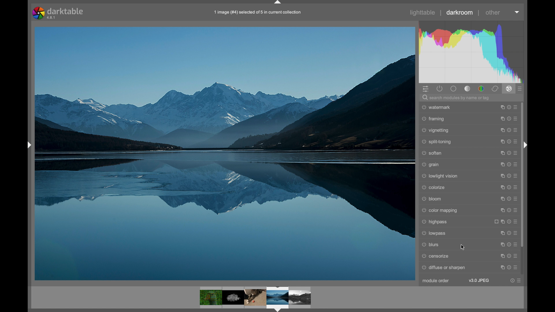 The height and width of the screenshot is (312, 555). Describe the element at coordinates (515, 234) in the screenshot. I see `more options` at that location.